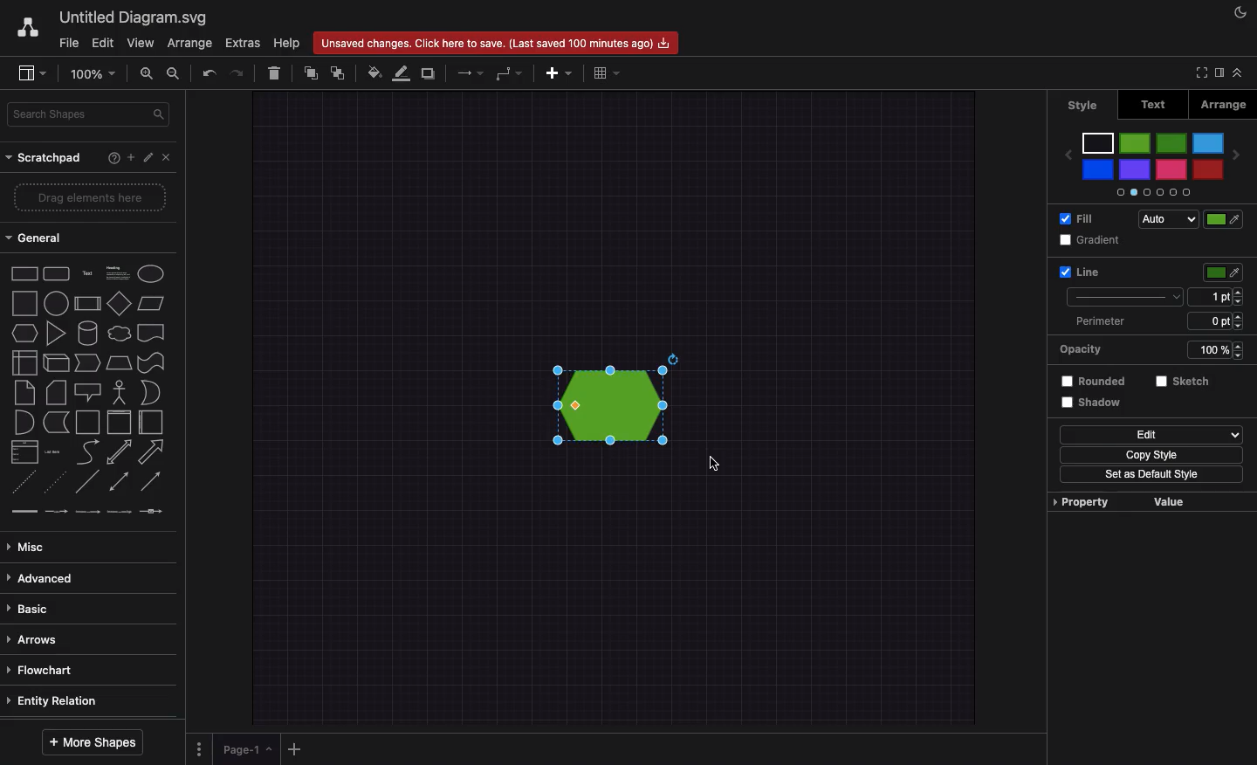 The height and width of the screenshot is (765, 1257). I want to click on Copy style, so click(1154, 455).